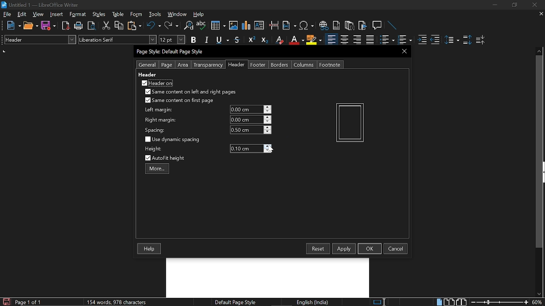 This screenshot has height=306, width=545. I want to click on right margin, so click(161, 120).